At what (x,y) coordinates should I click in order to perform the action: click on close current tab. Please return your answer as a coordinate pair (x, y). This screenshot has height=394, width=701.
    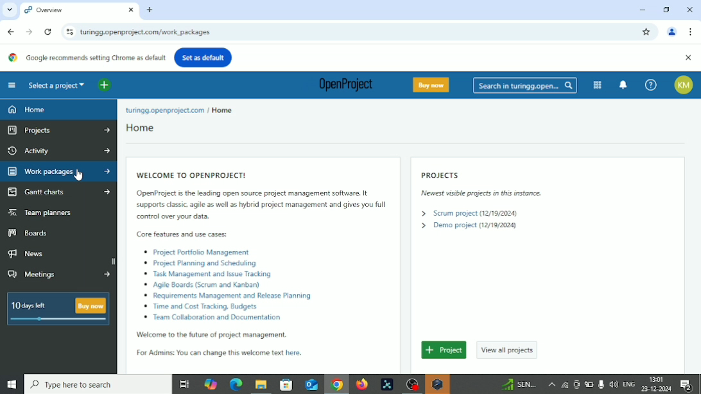
    Looking at the image, I should click on (130, 11).